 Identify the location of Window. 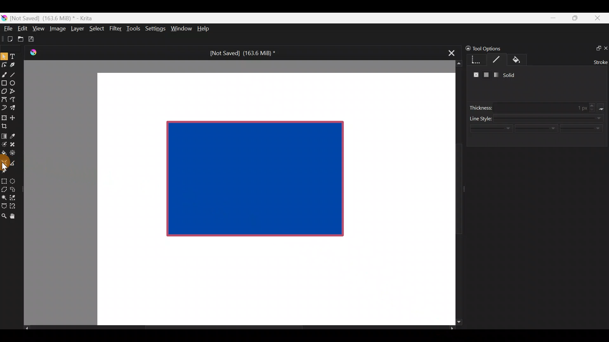
(181, 29).